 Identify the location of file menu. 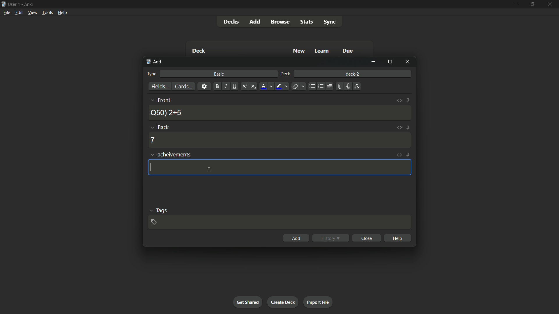
(7, 13).